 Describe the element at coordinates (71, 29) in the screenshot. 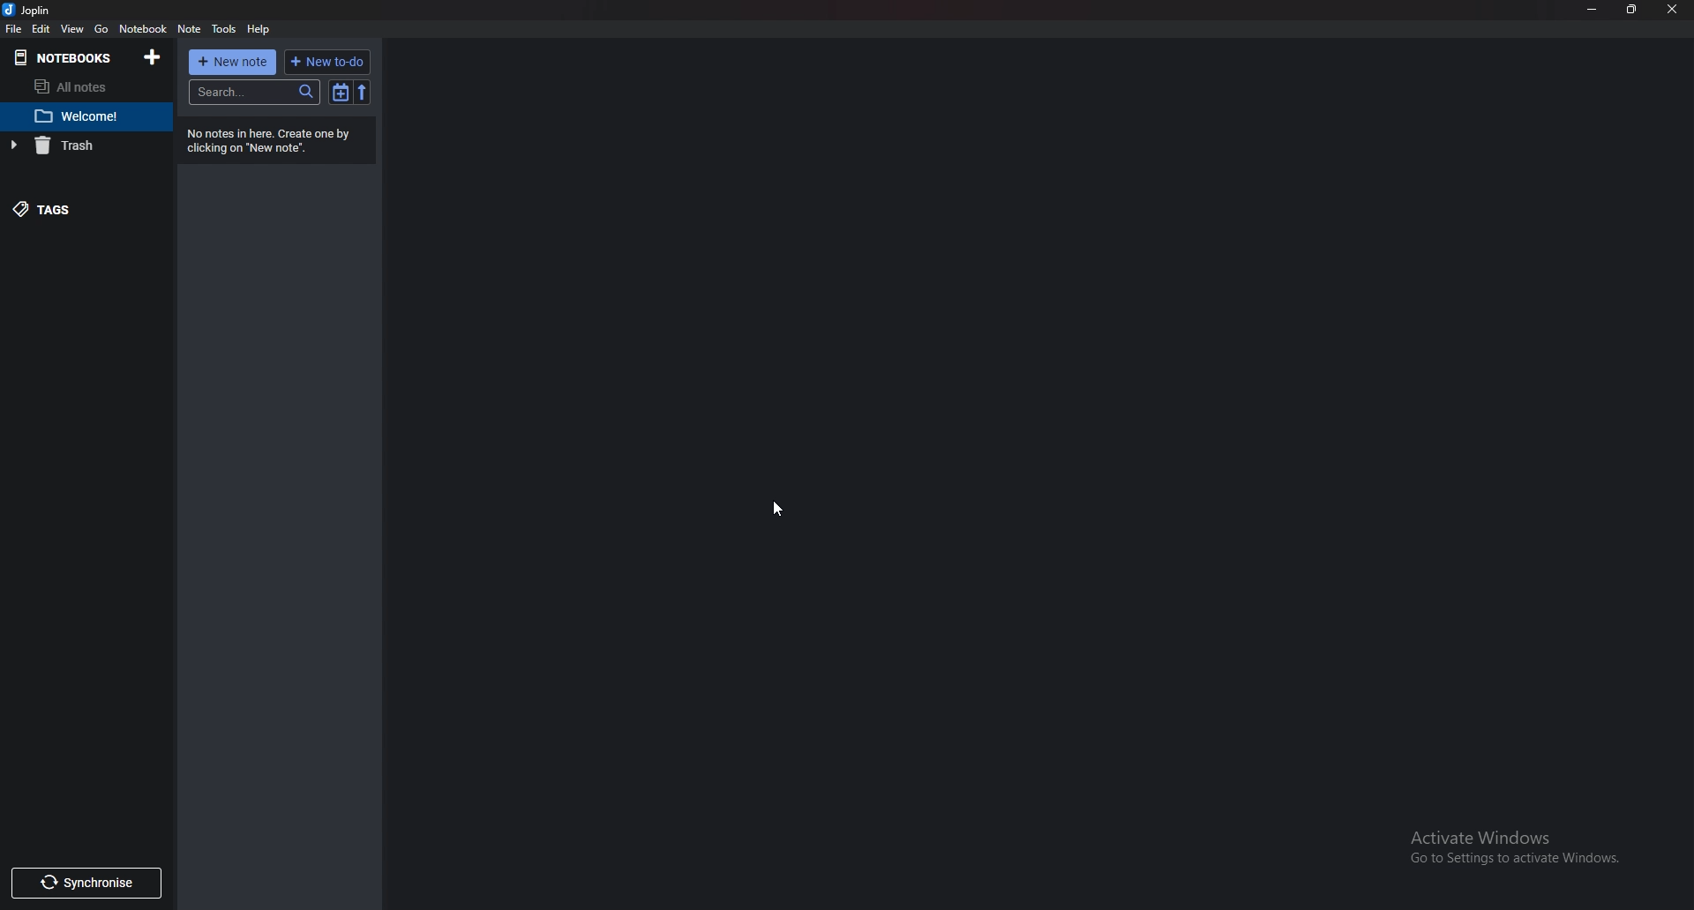

I see `view` at that location.